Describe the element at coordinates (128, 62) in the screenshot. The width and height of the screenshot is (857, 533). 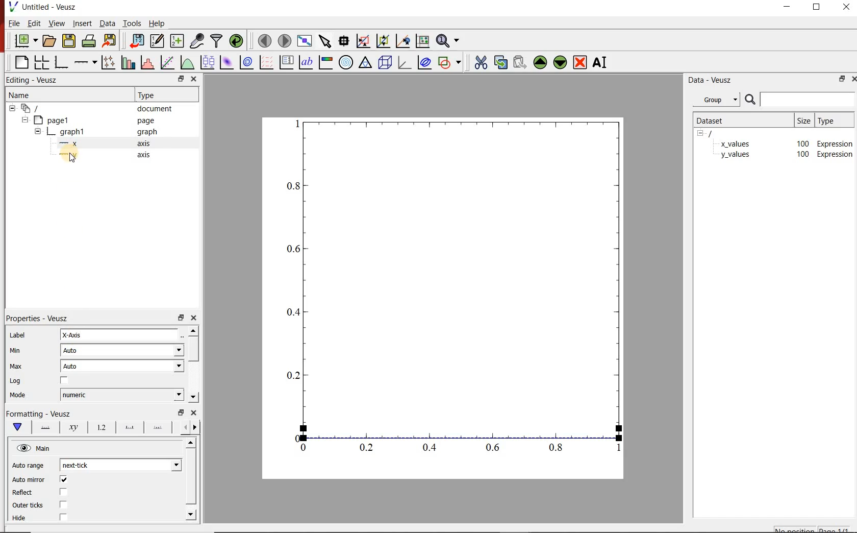
I see `plot bar charts` at that location.